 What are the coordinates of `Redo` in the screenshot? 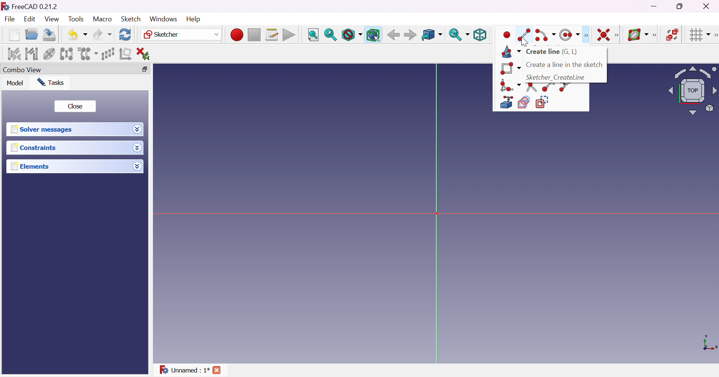 It's located at (102, 35).